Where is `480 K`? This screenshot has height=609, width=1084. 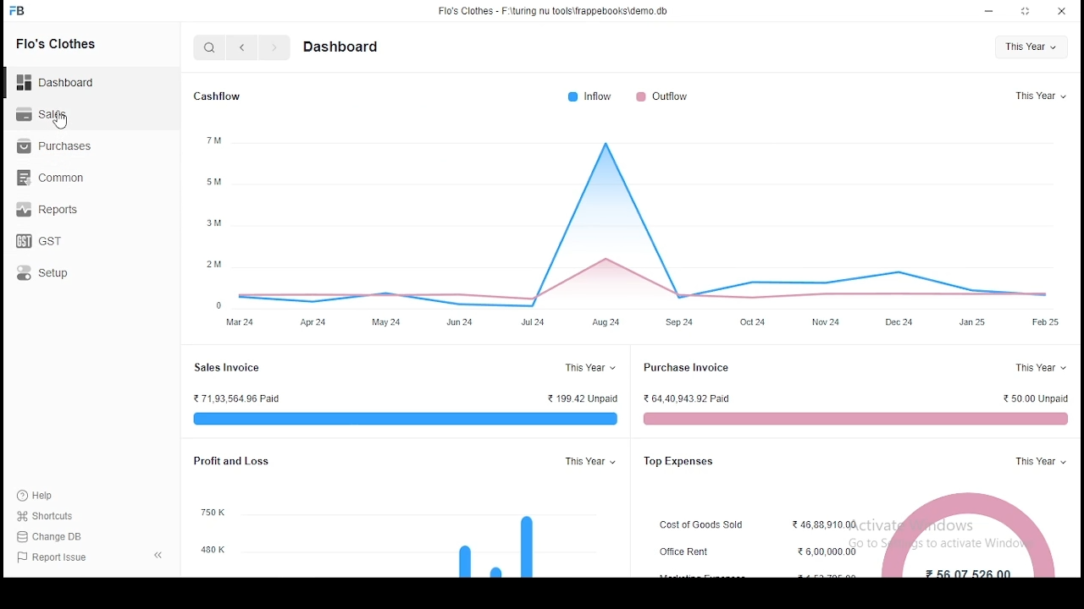
480 K is located at coordinates (213, 550).